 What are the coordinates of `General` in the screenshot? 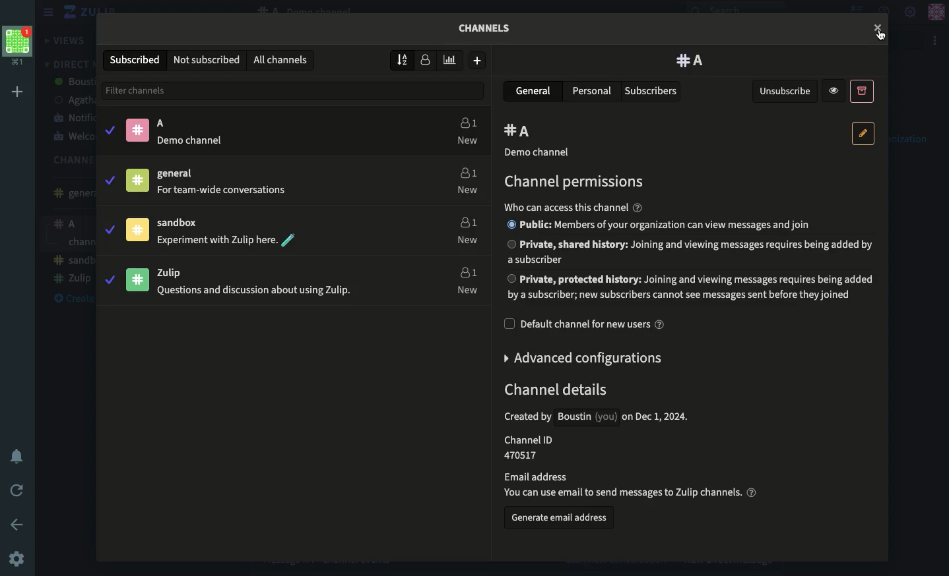 It's located at (535, 90).